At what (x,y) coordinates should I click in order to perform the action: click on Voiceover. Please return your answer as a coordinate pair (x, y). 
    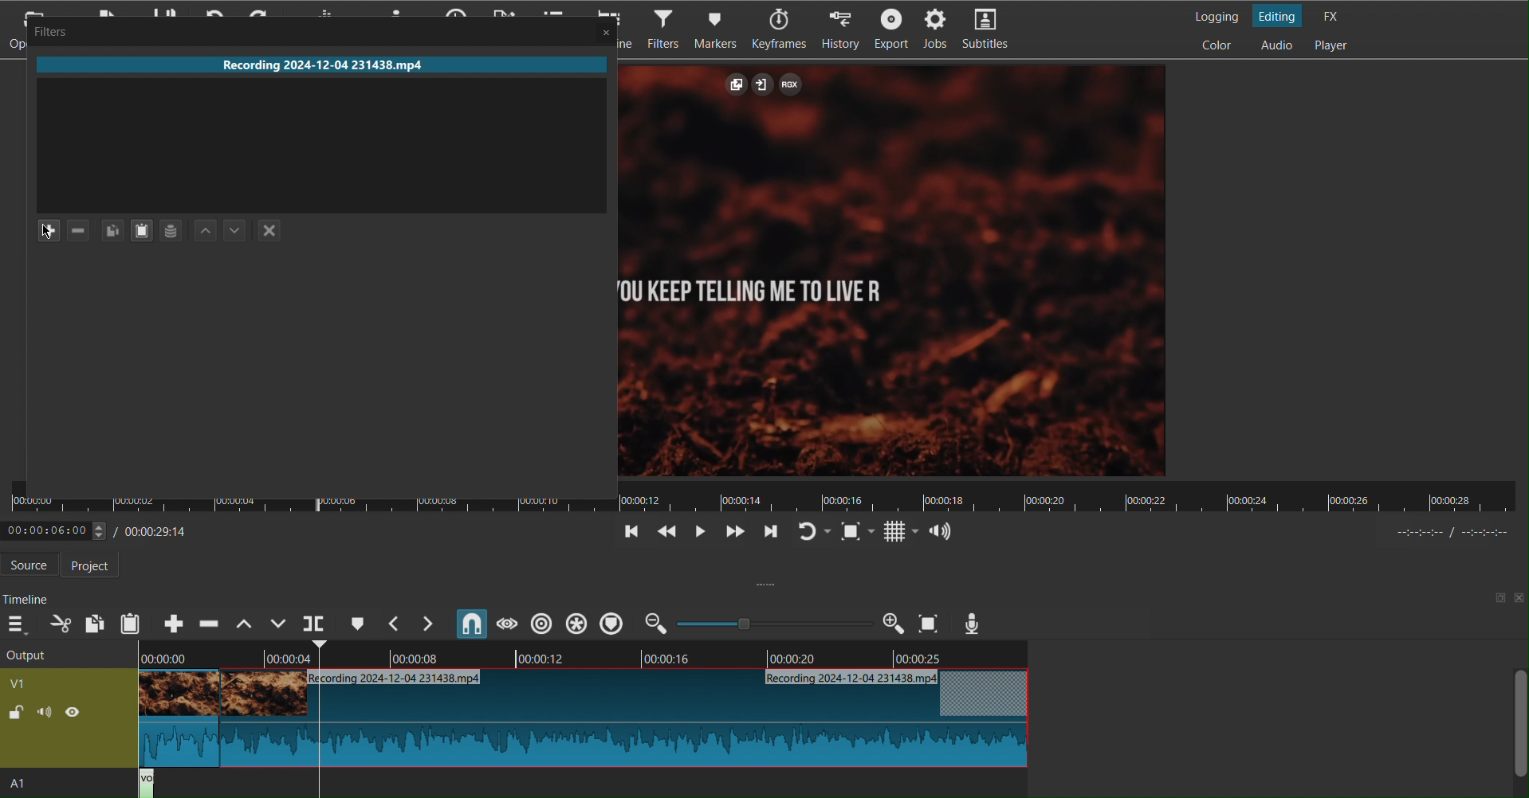
    Looking at the image, I should click on (973, 623).